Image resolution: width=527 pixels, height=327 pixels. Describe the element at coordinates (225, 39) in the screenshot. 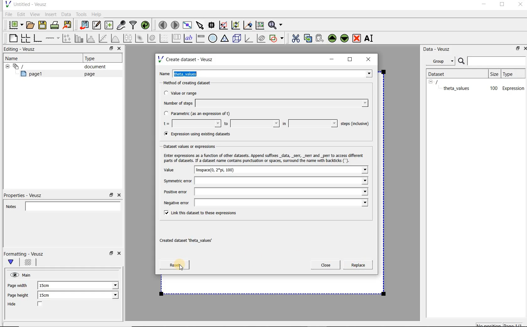

I see `ternary graph` at that location.